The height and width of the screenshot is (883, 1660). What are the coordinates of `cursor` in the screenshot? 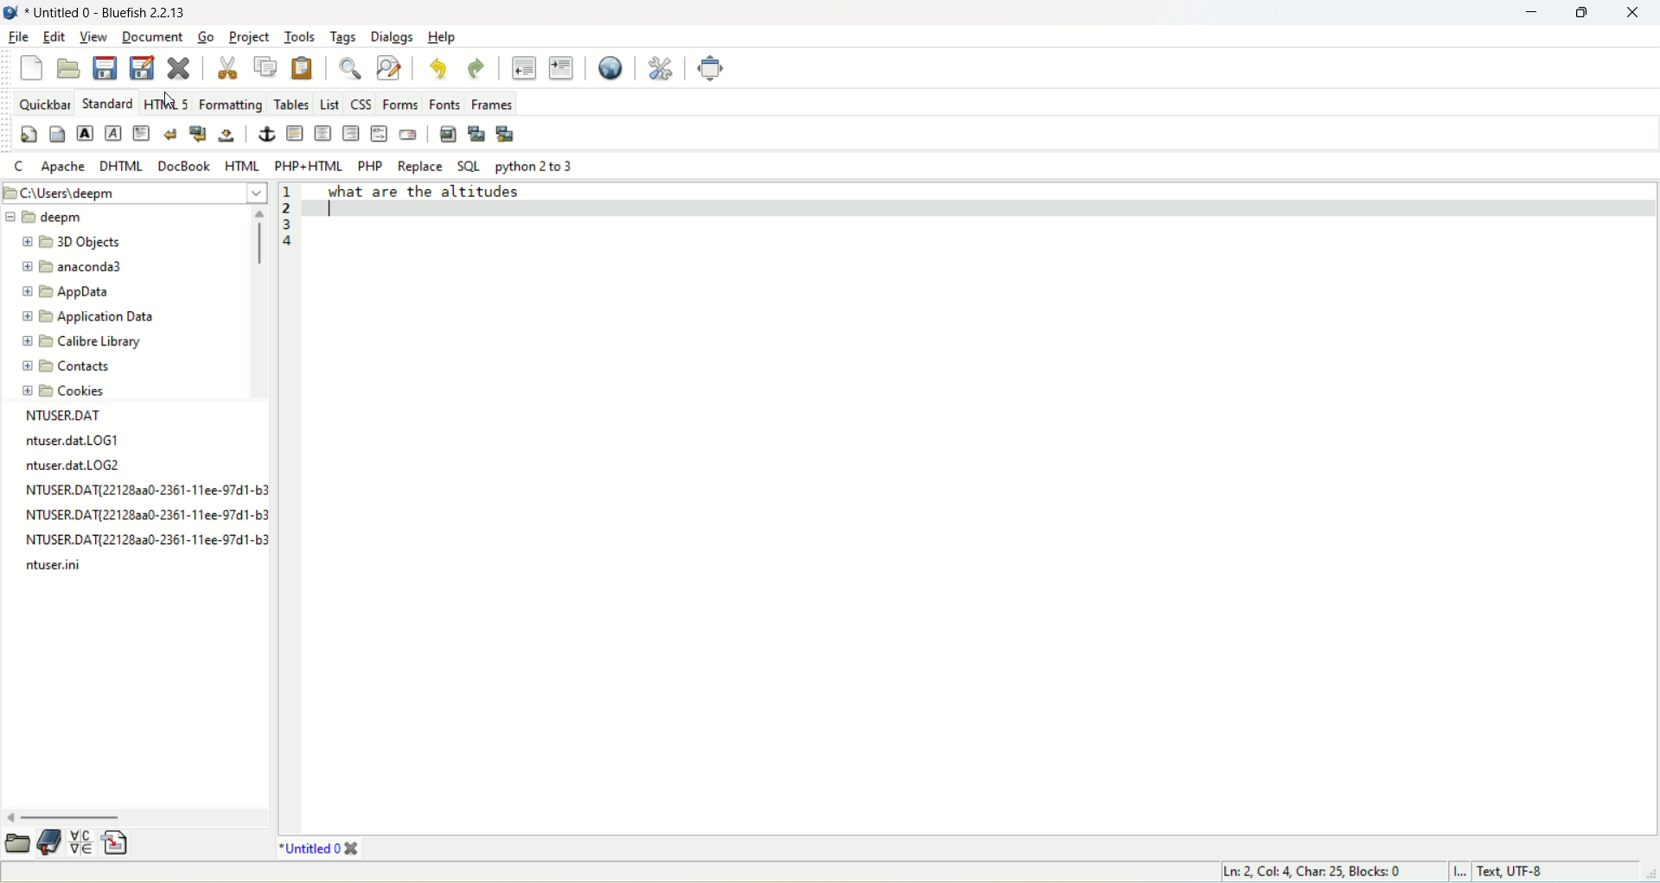 It's located at (169, 100).